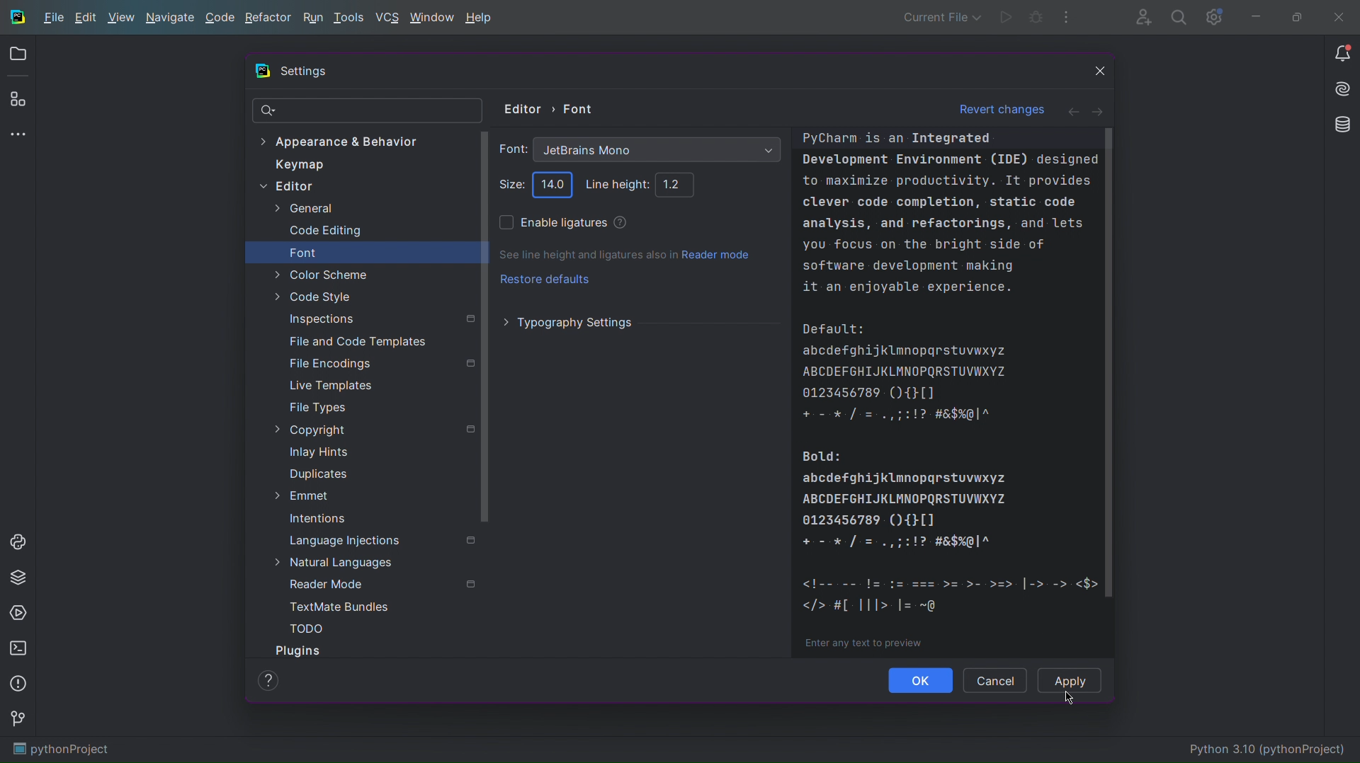  Describe the element at coordinates (299, 209) in the screenshot. I see `General` at that location.